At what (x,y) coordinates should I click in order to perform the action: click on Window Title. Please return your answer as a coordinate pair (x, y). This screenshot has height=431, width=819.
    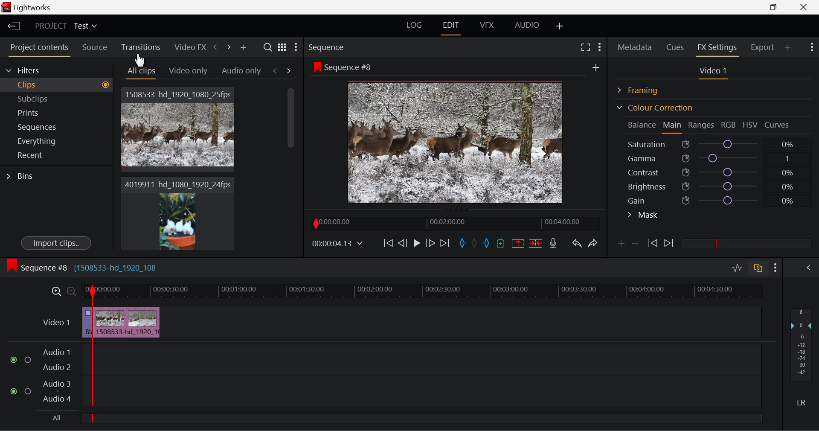
    Looking at the image, I should click on (29, 8).